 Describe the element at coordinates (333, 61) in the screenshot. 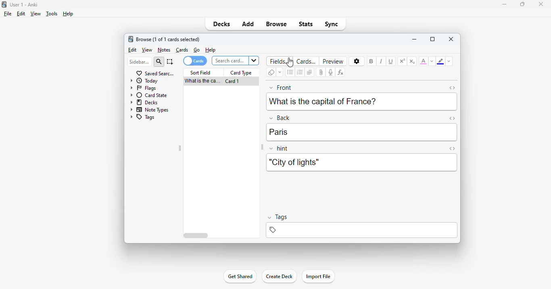

I see `preview` at that location.